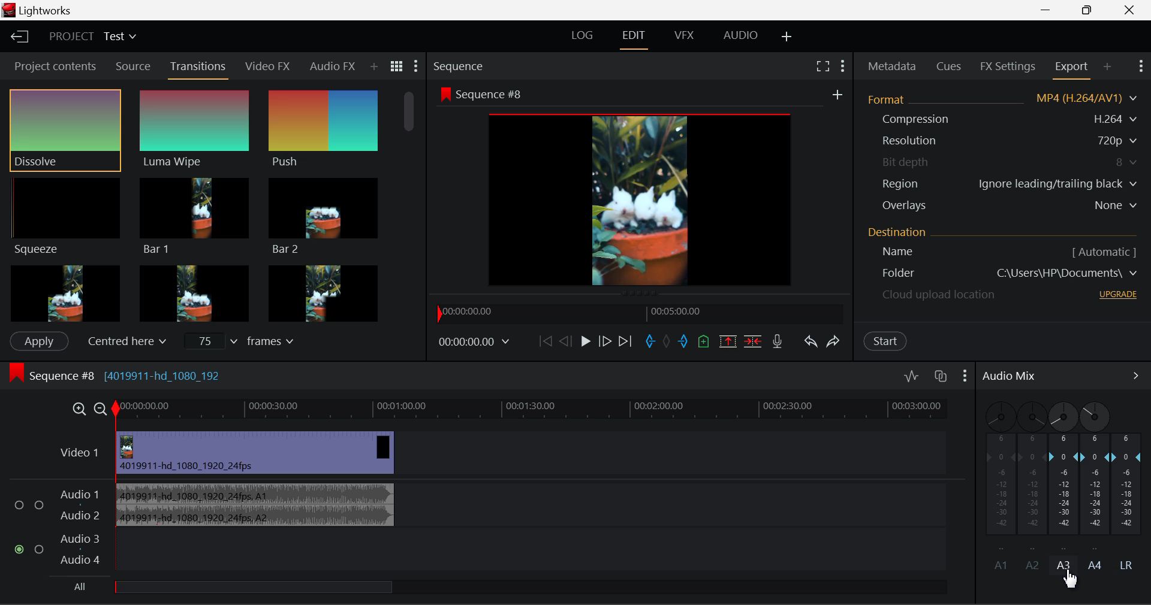  What do you see at coordinates (1131, 10) in the screenshot?
I see `Close` at bounding box center [1131, 10].